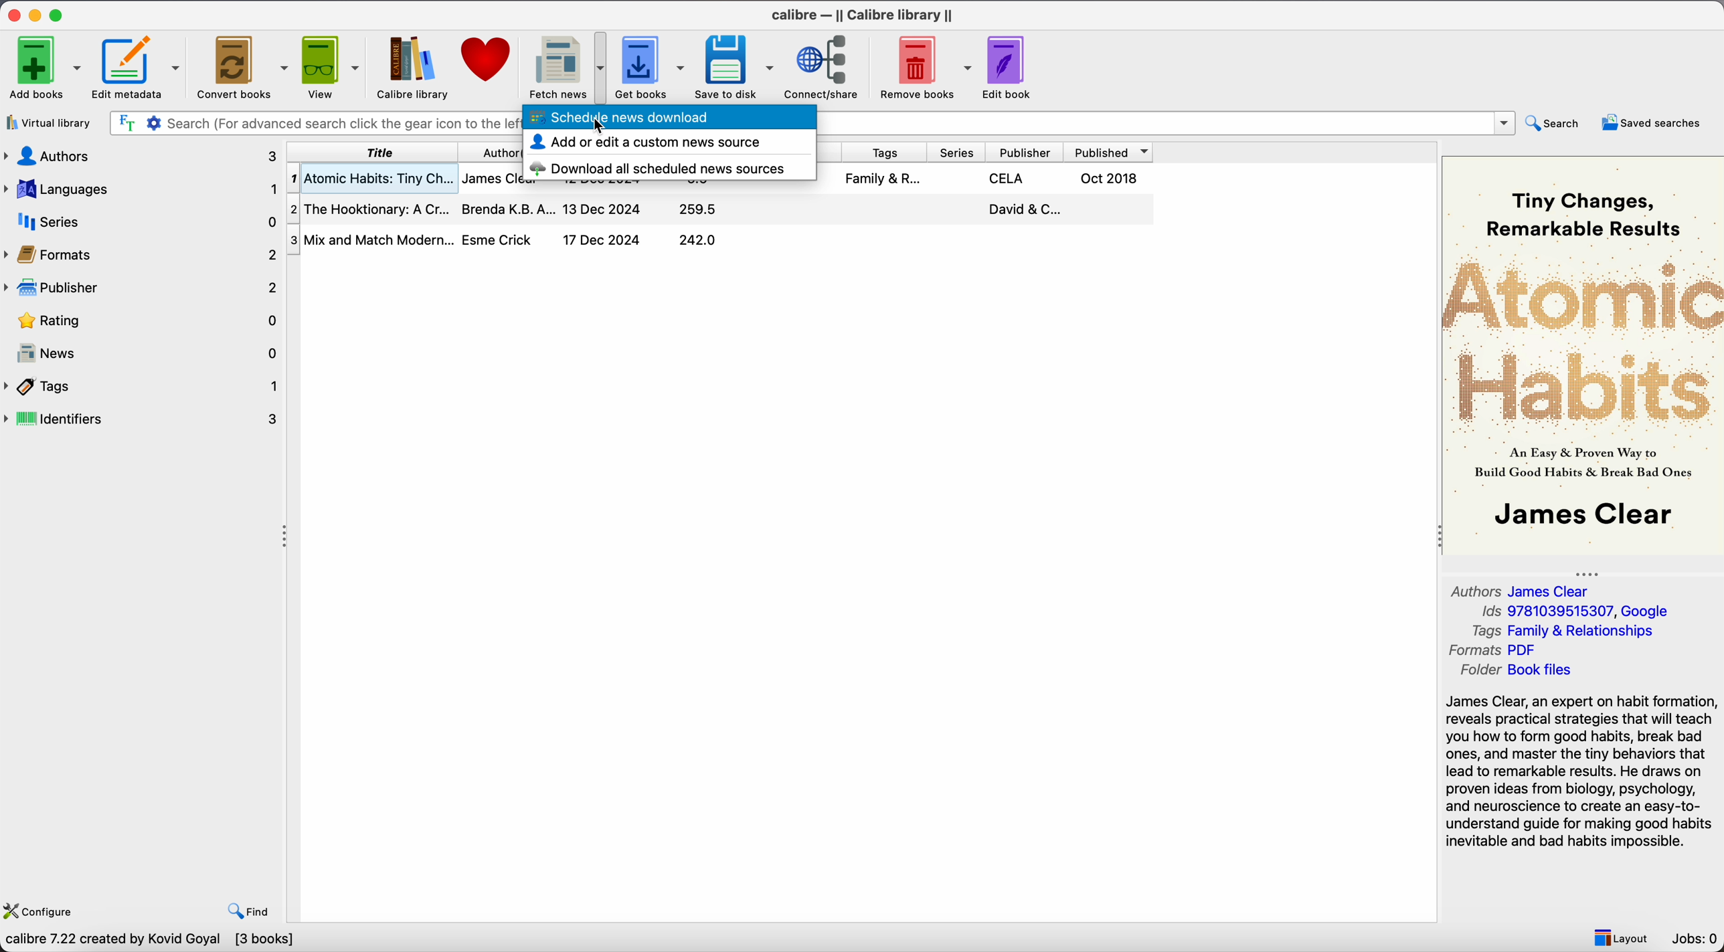 The height and width of the screenshot is (952, 1724). What do you see at coordinates (1581, 355) in the screenshot?
I see `book cover preview` at bounding box center [1581, 355].